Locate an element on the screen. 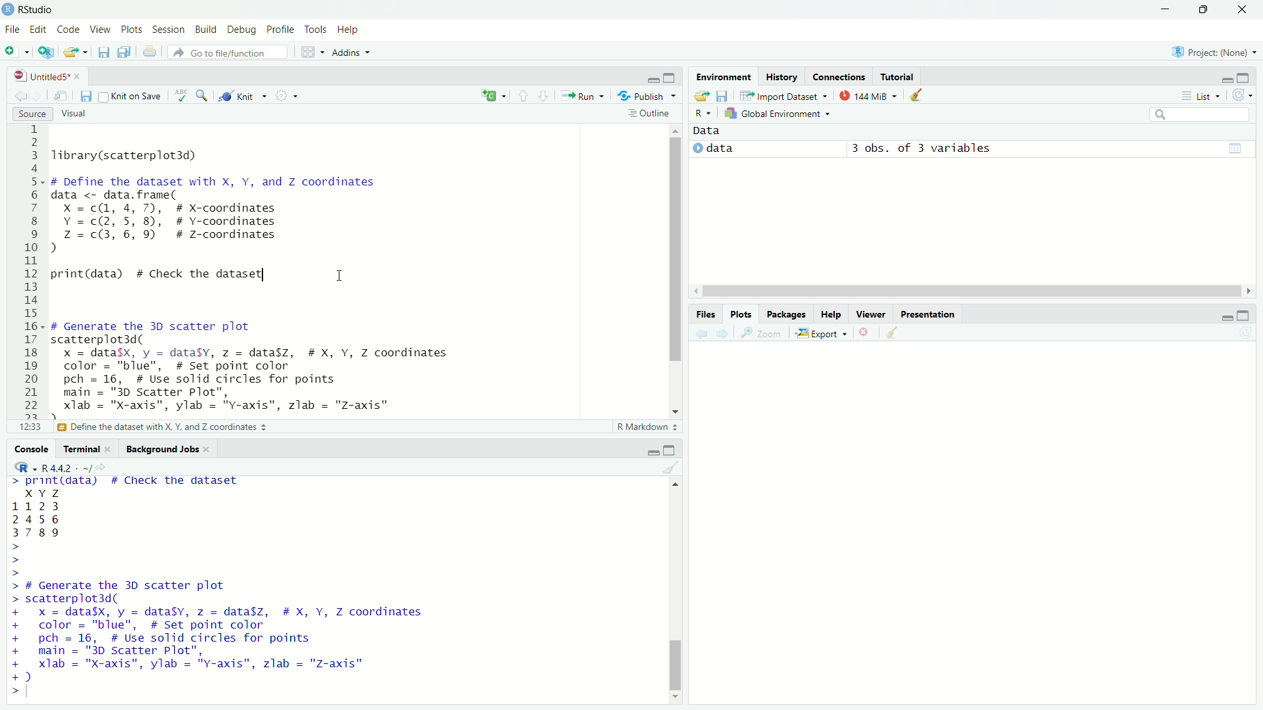 The width and height of the screenshot is (1263, 710). typing cursor is located at coordinates (33, 694).